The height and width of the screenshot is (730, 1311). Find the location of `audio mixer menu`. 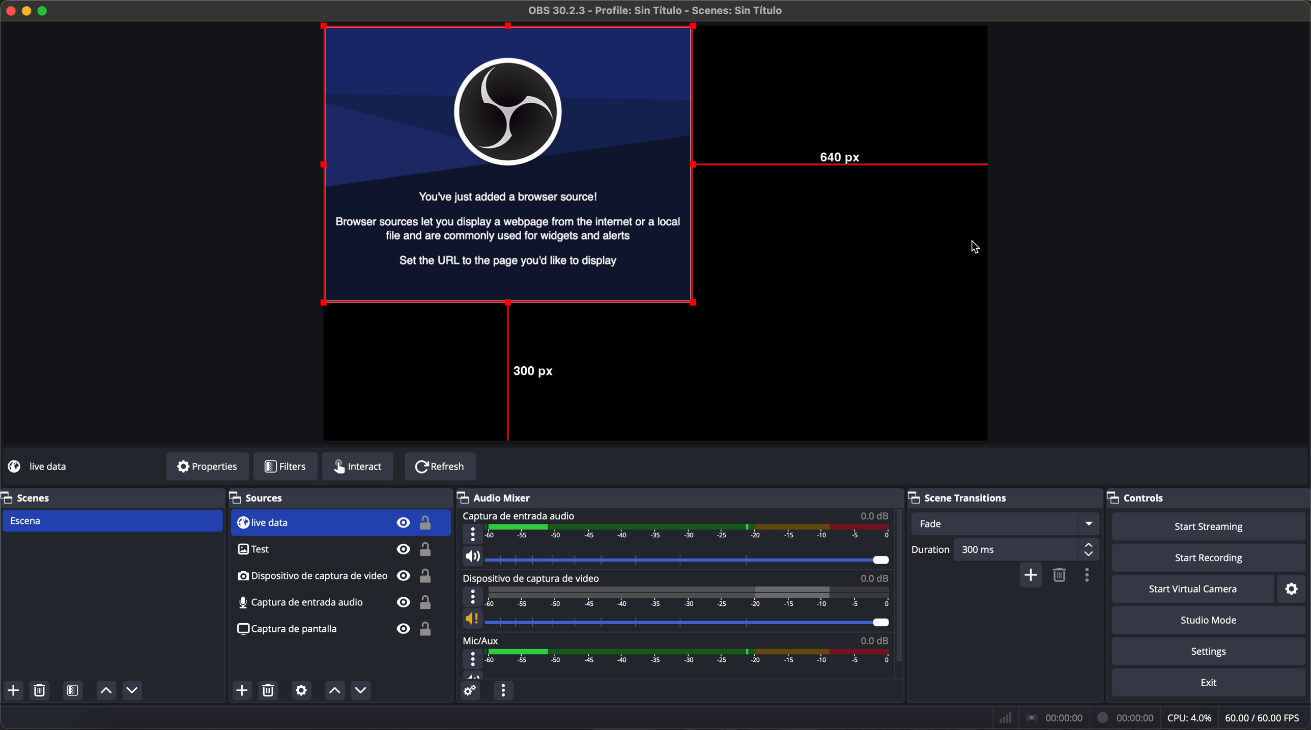

audio mixer menu is located at coordinates (504, 690).